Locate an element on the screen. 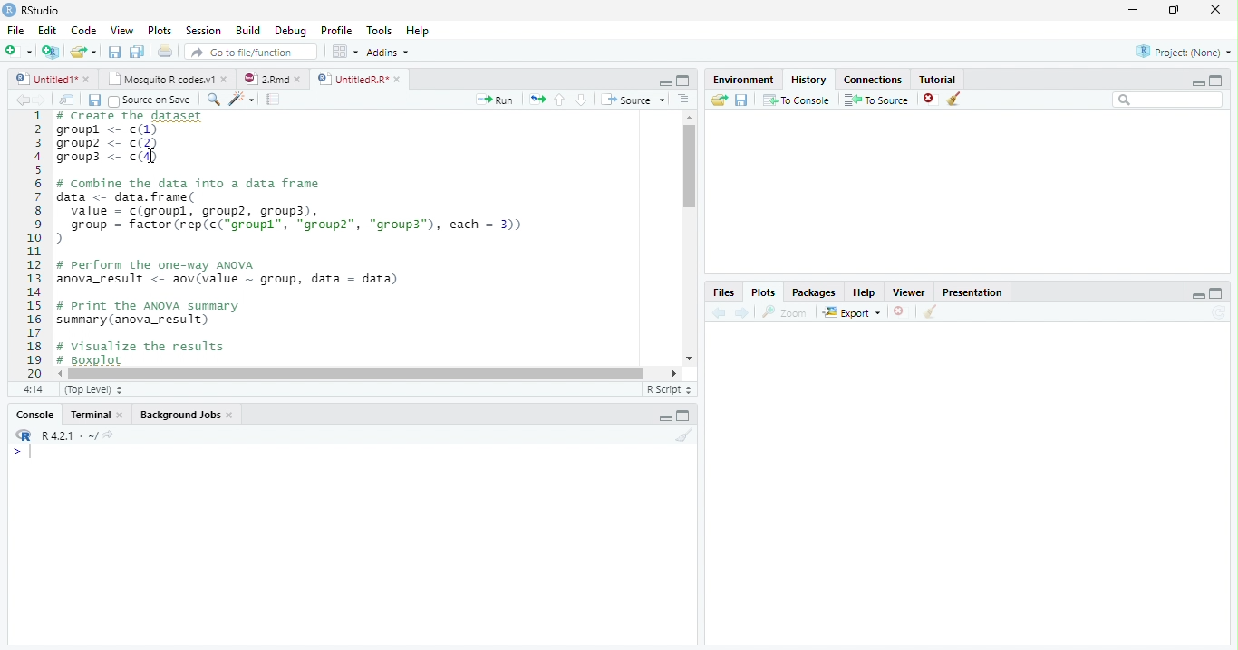 This screenshot has width=1238, height=650. 1:1 is located at coordinates (31, 389).